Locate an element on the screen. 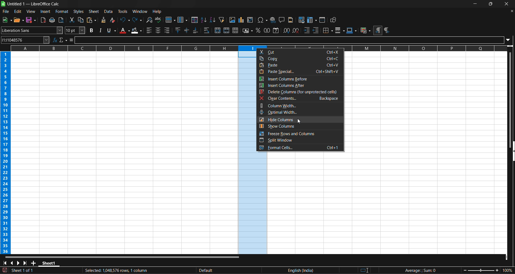  column width is located at coordinates (300, 106).